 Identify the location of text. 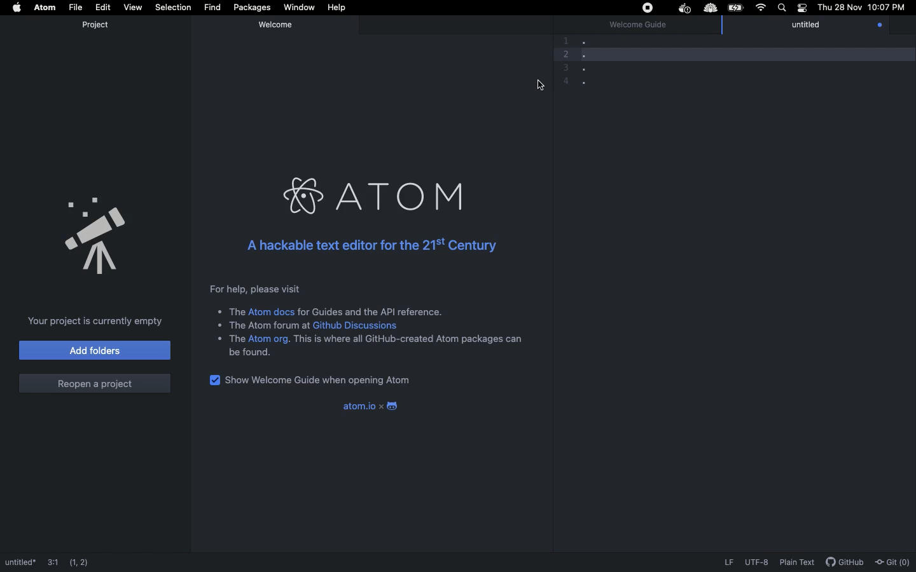
(252, 353).